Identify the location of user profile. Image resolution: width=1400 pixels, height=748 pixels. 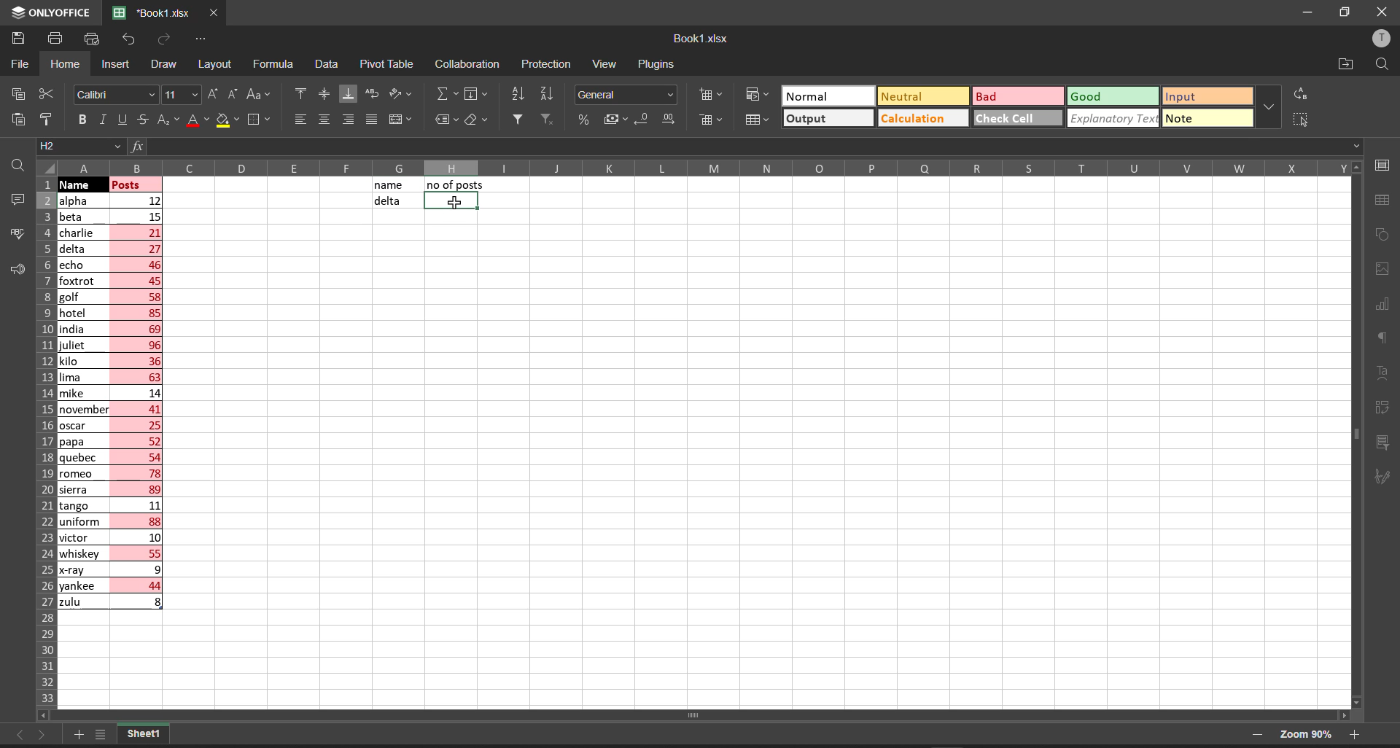
(1383, 38).